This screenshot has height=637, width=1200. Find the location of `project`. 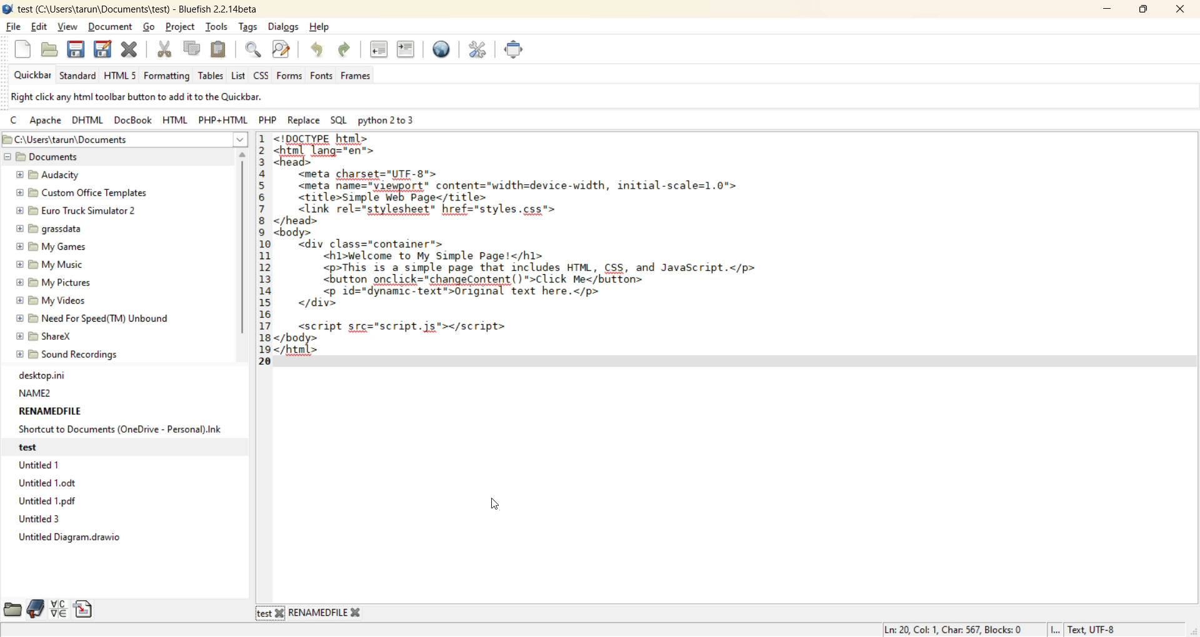

project is located at coordinates (180, 28).